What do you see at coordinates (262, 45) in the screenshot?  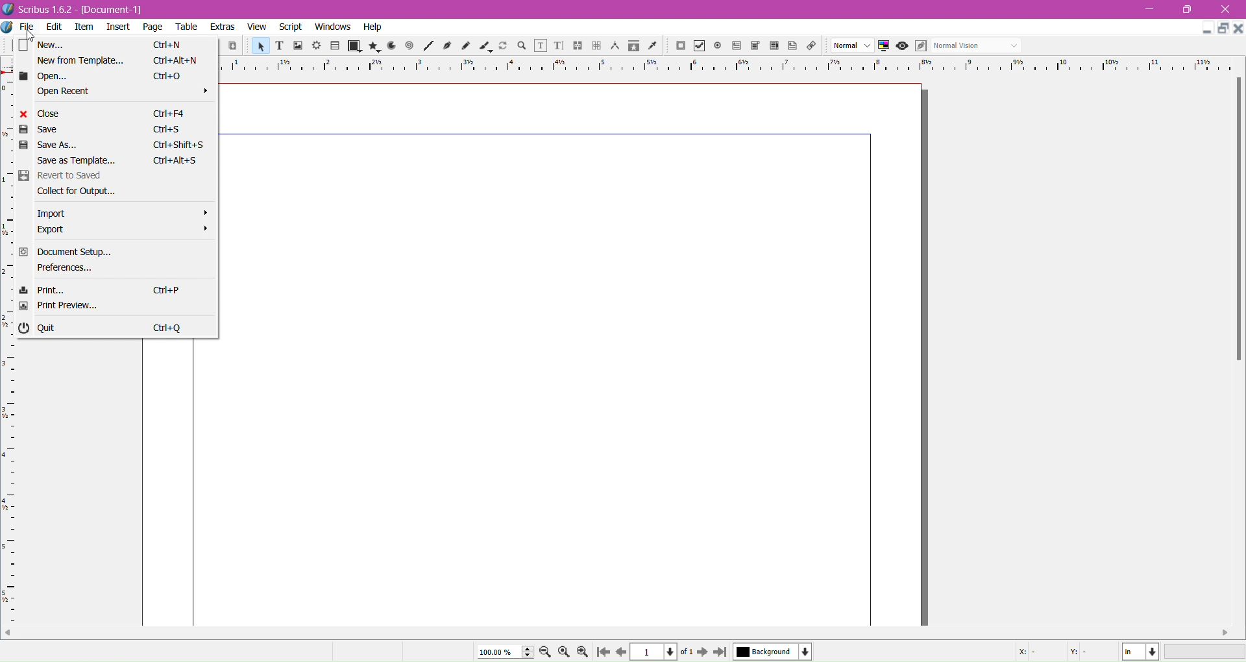 I see `Select Item` at bounding box center [262, 45].